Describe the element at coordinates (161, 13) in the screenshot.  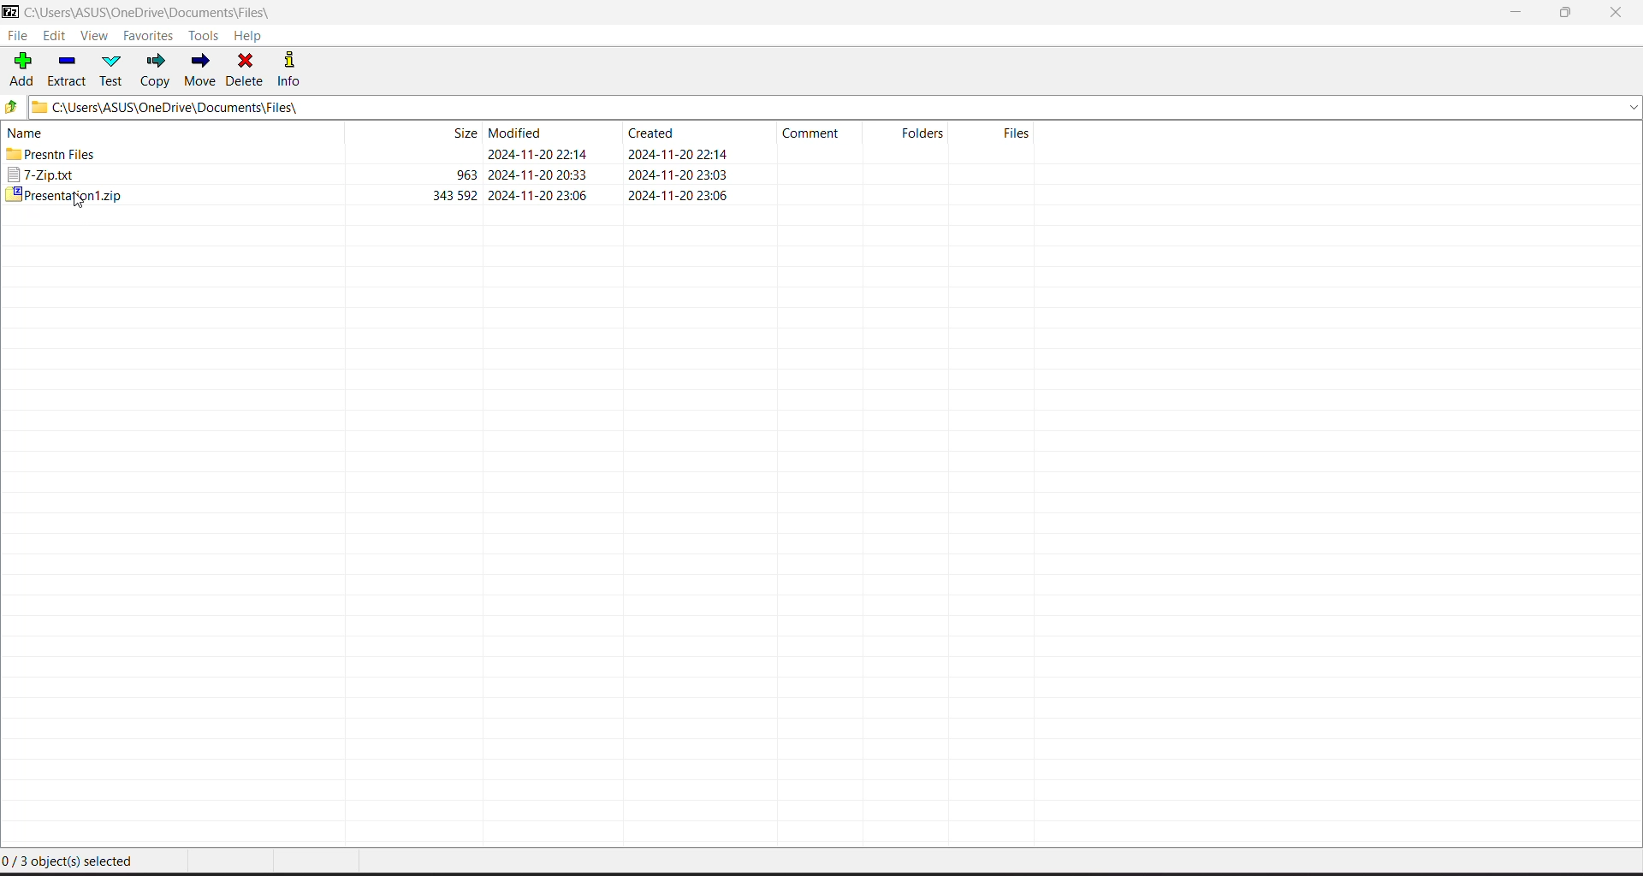
I see `Current Folder Path` at that location.